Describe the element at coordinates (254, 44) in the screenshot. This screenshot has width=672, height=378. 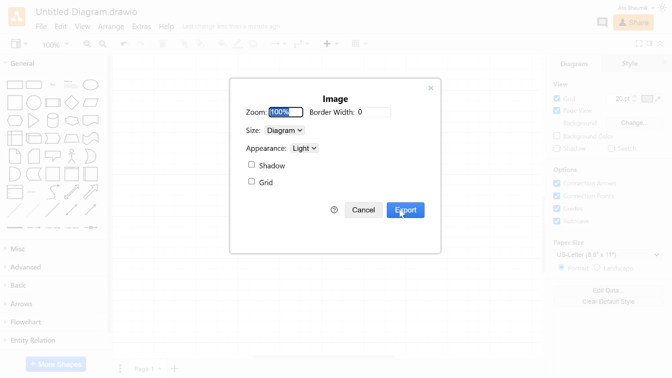
I see `Shadow` at that location.